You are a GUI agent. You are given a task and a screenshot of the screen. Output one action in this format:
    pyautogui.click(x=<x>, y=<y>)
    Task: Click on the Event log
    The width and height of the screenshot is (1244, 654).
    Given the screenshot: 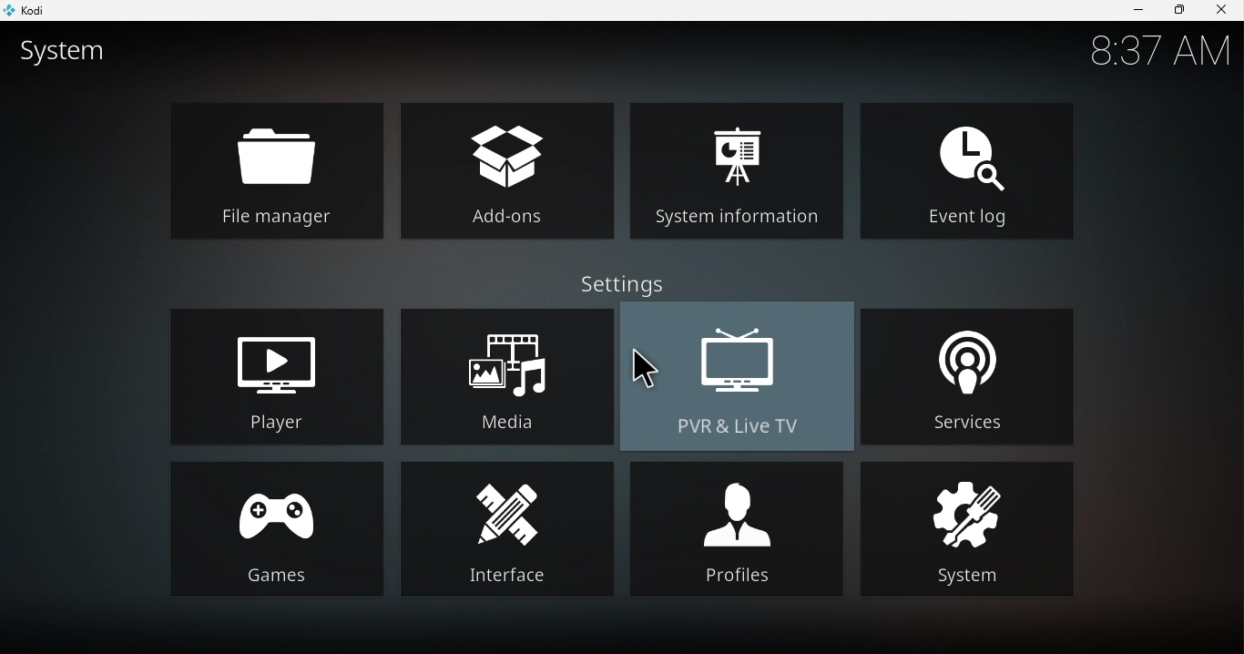 What is the action you would take?
    pyautogui.click(x=966, y=170)
    